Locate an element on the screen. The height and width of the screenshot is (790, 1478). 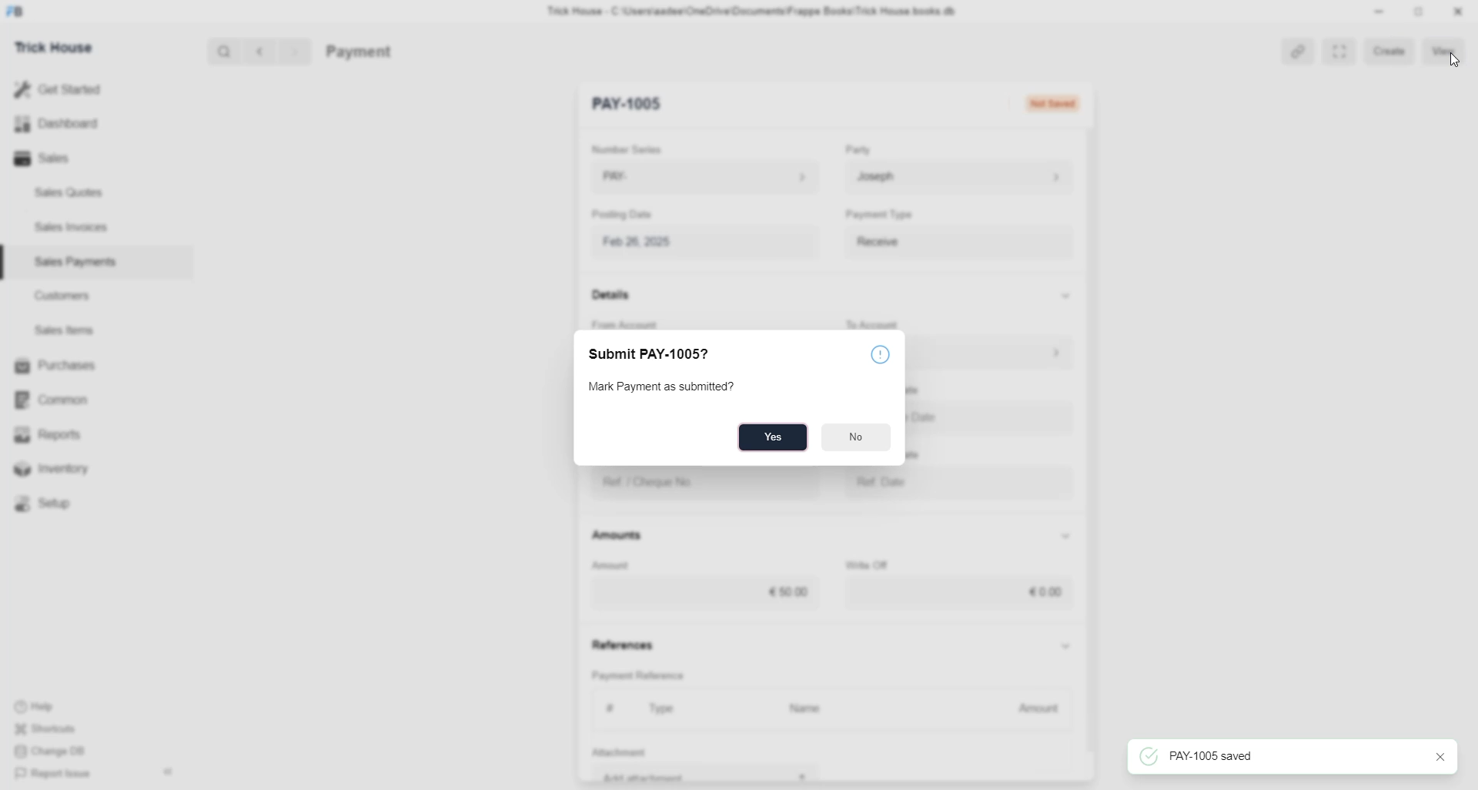
€0.00 is located at coordinates (960, 593).